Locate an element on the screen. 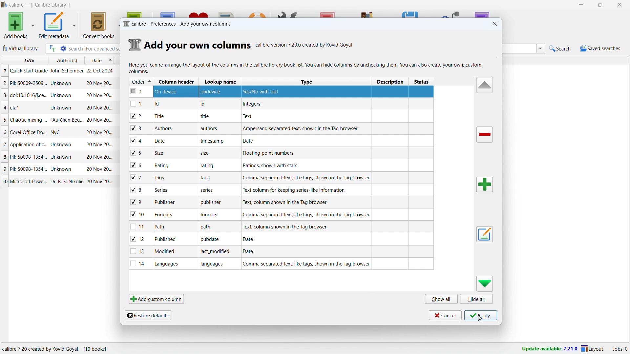 The height and width of the screenshot is (354, 630). add custom column is located at coordinates (157, 299).